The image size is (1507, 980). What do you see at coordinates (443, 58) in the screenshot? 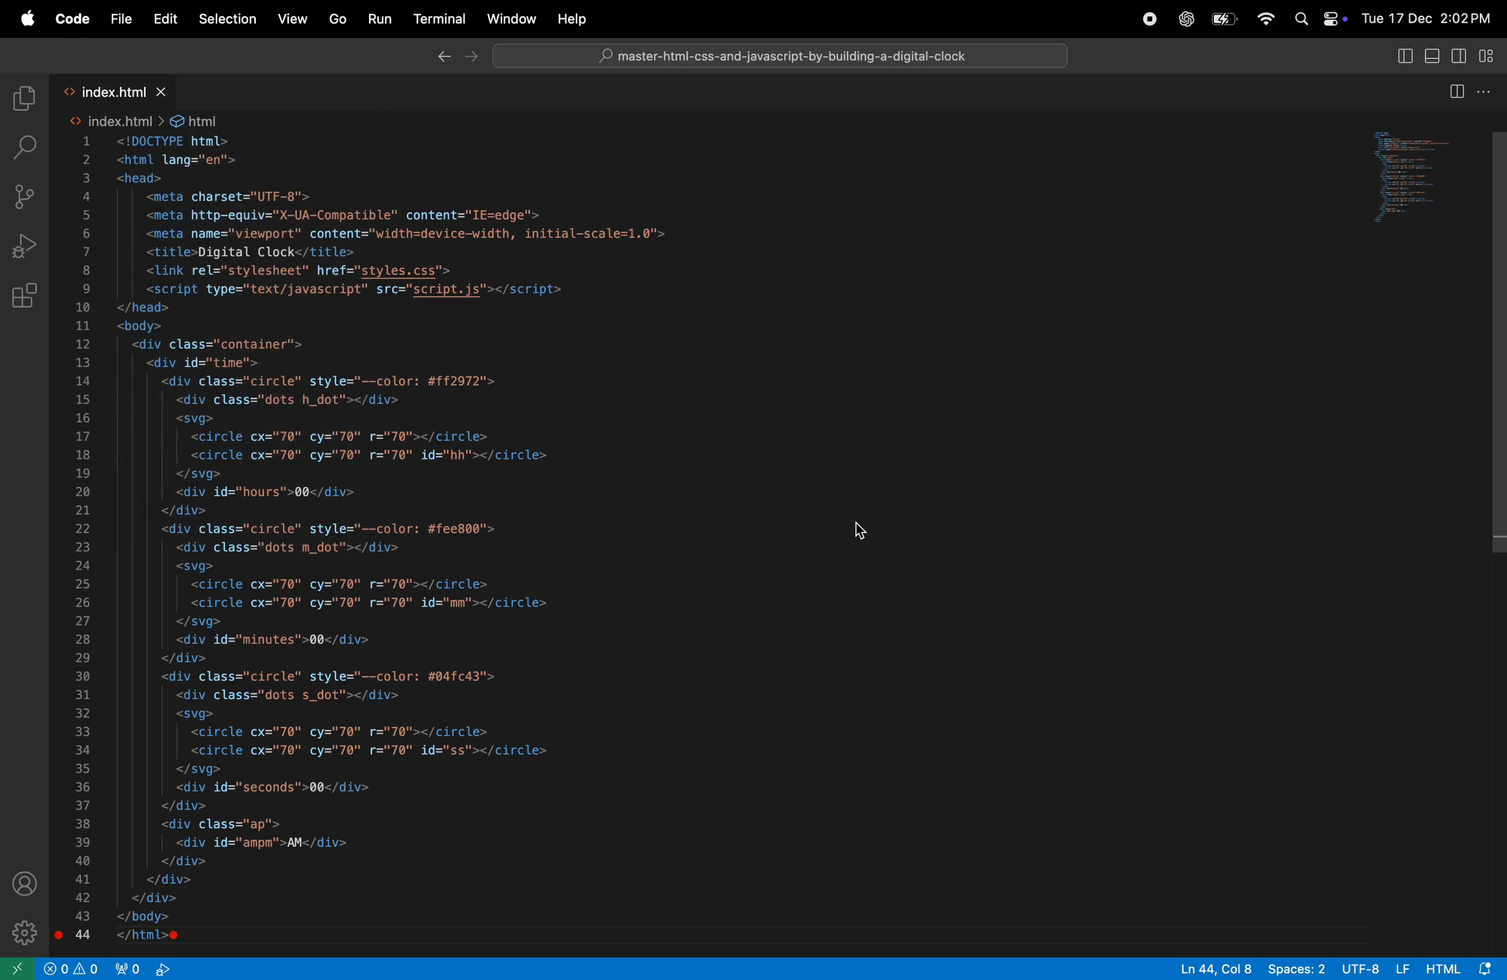
I see `close` at bounding box center [443, 58].